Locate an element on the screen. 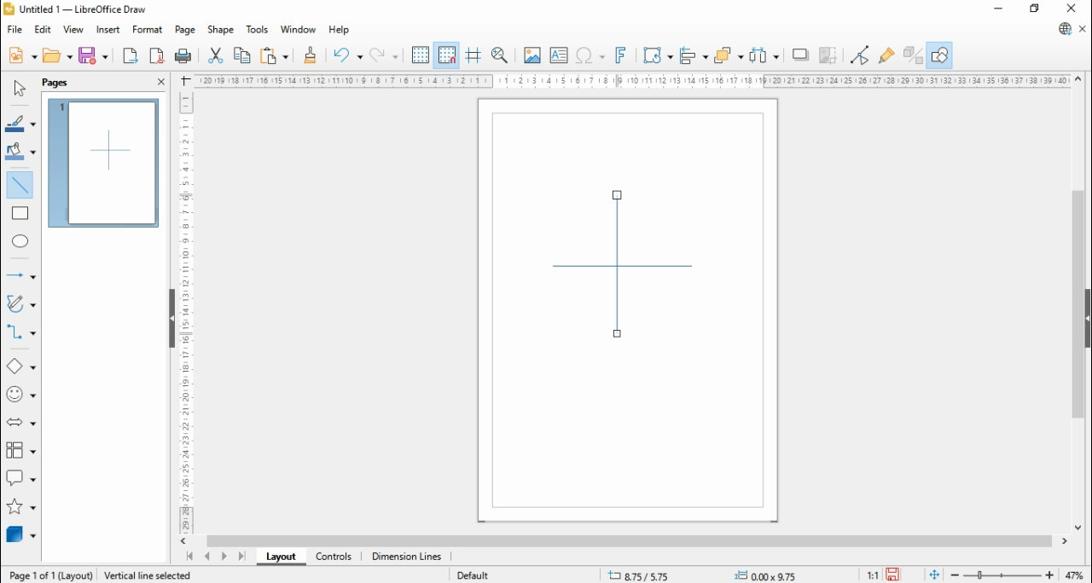 The image size is (1092, 583). vertical line selected is located at coordinates (154, 574).